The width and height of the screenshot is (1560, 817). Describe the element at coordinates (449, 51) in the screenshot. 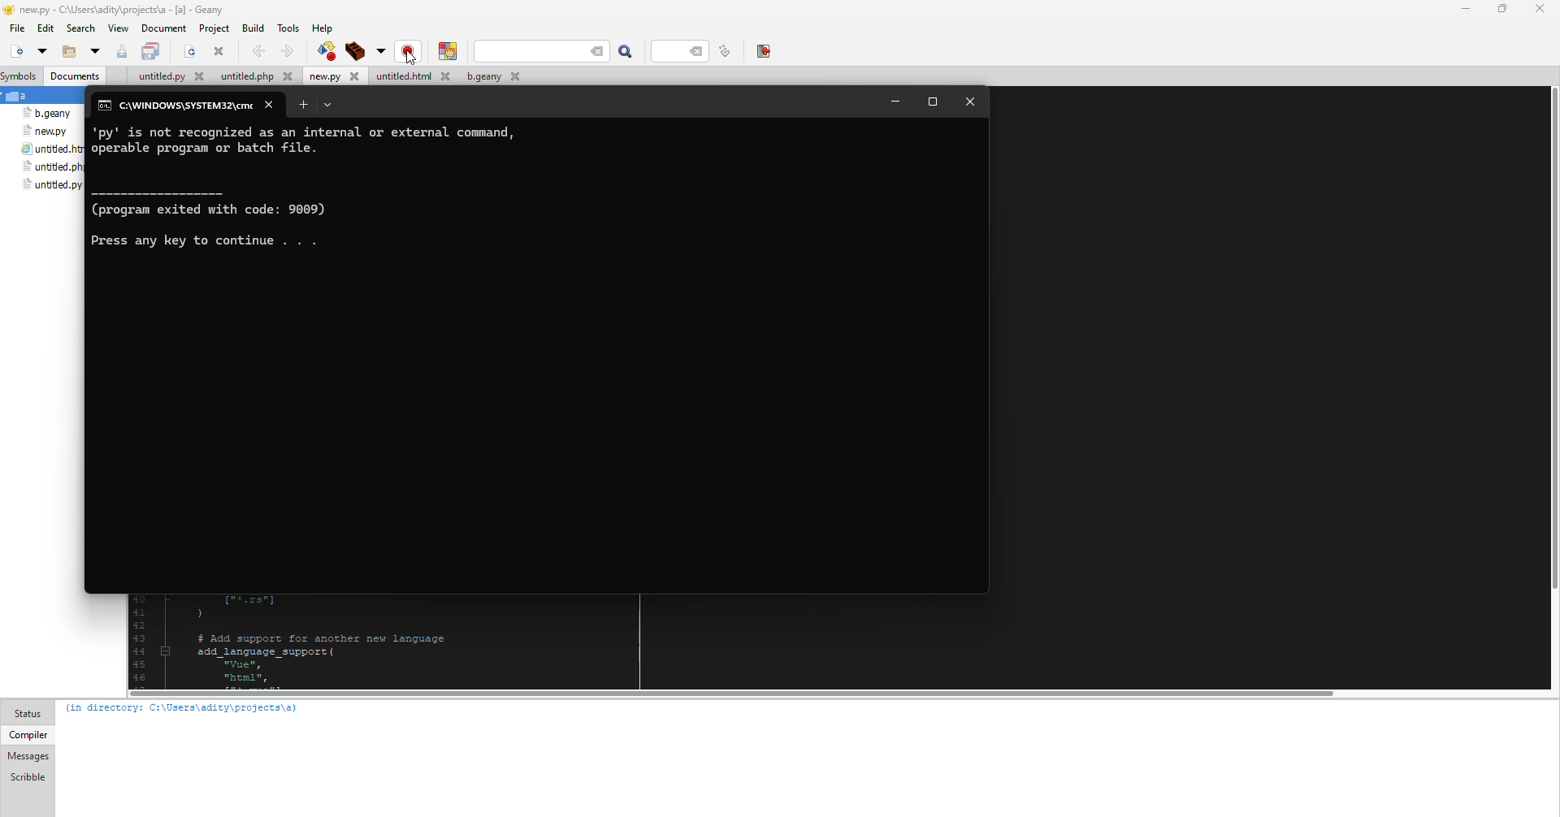

I see `color` at that location.